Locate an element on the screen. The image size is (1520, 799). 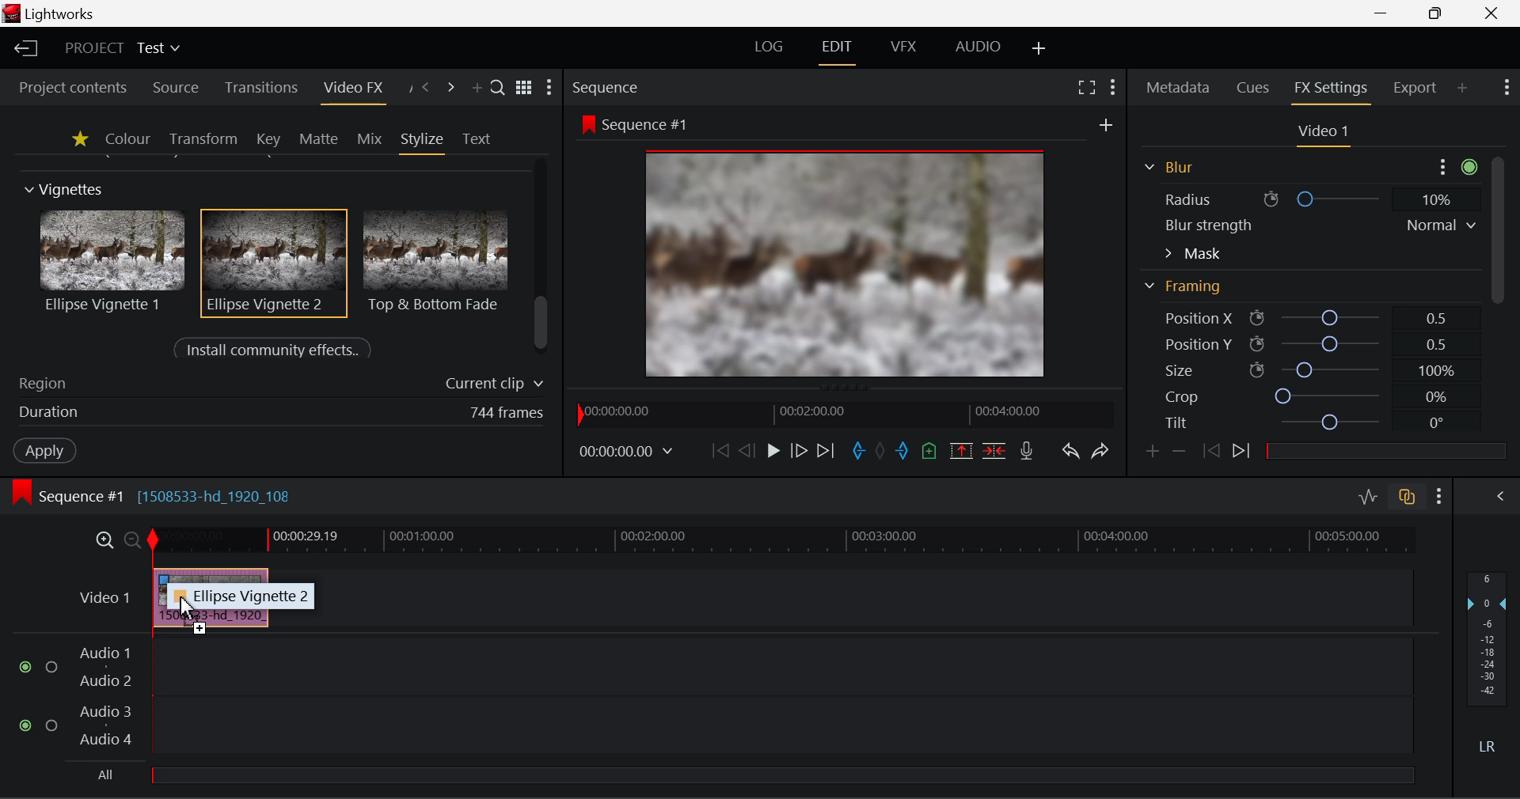
Video FX Panel Open is located at coordinates (357, 89).